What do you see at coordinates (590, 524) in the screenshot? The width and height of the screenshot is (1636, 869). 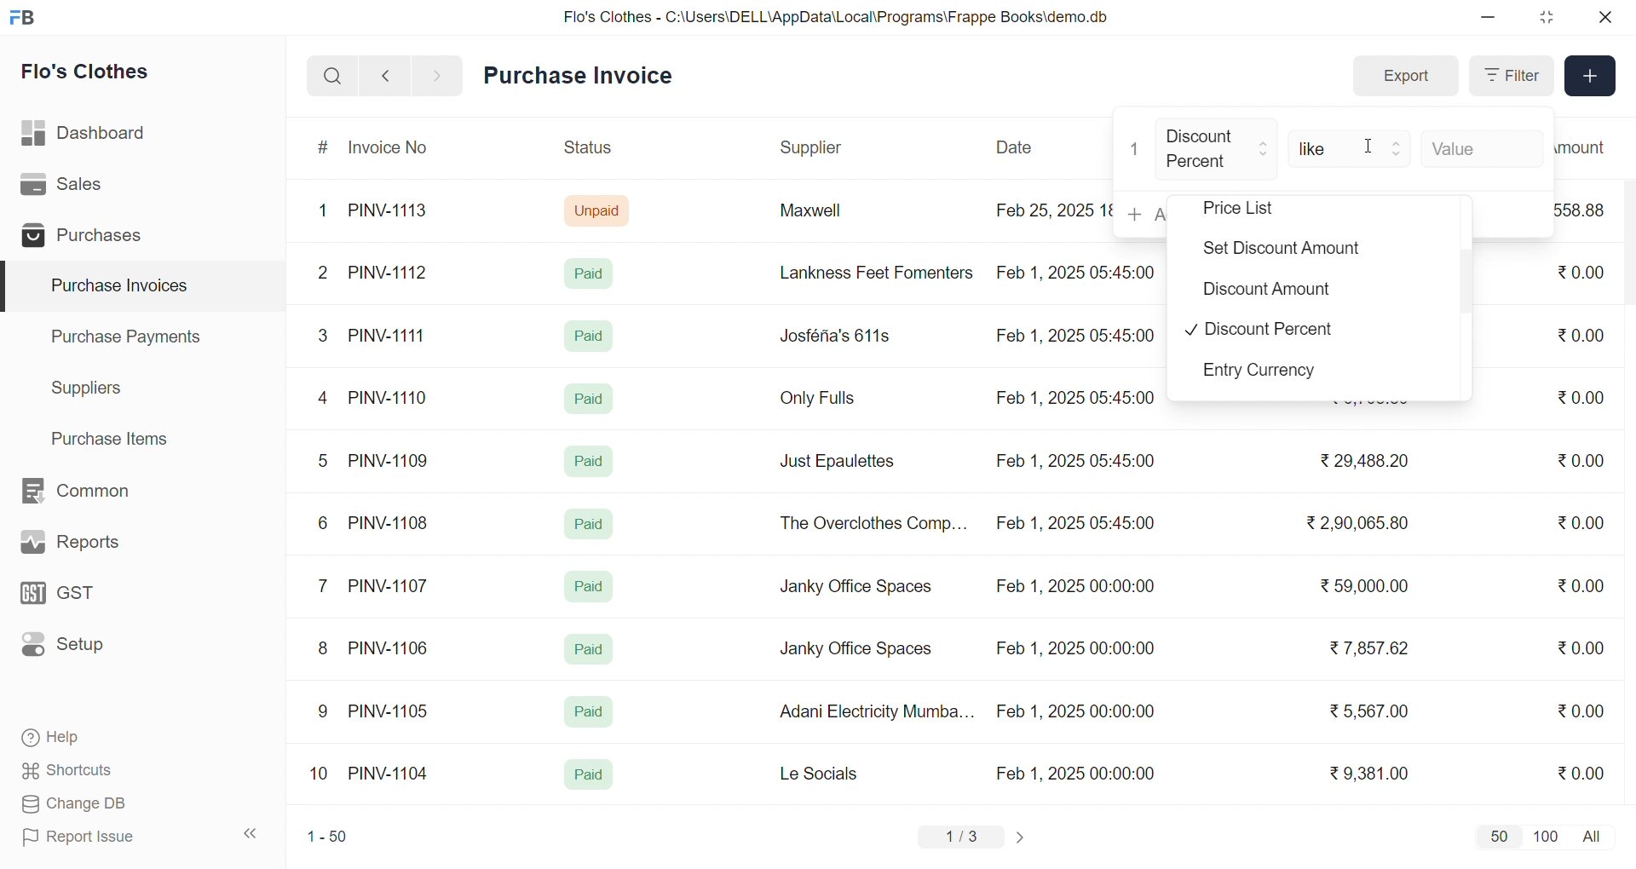 I see `Paid` at bounding box center [590, 524].